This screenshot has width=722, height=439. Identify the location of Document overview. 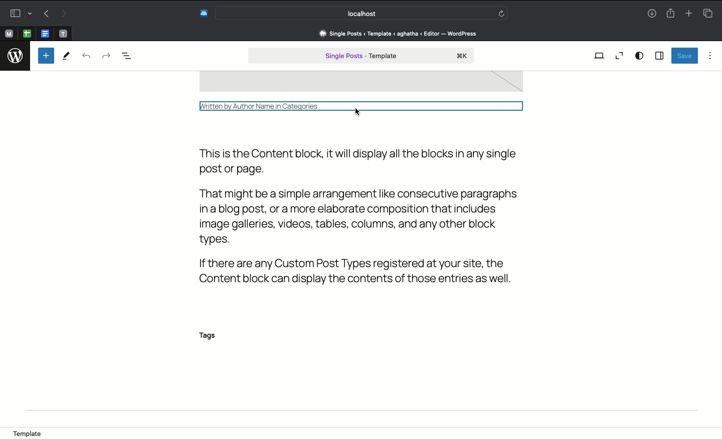
(132, 56).